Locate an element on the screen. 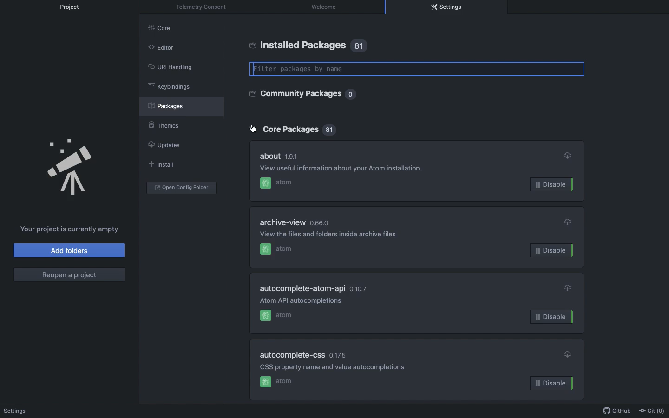  Core packages is located at coordinates (289, 129).